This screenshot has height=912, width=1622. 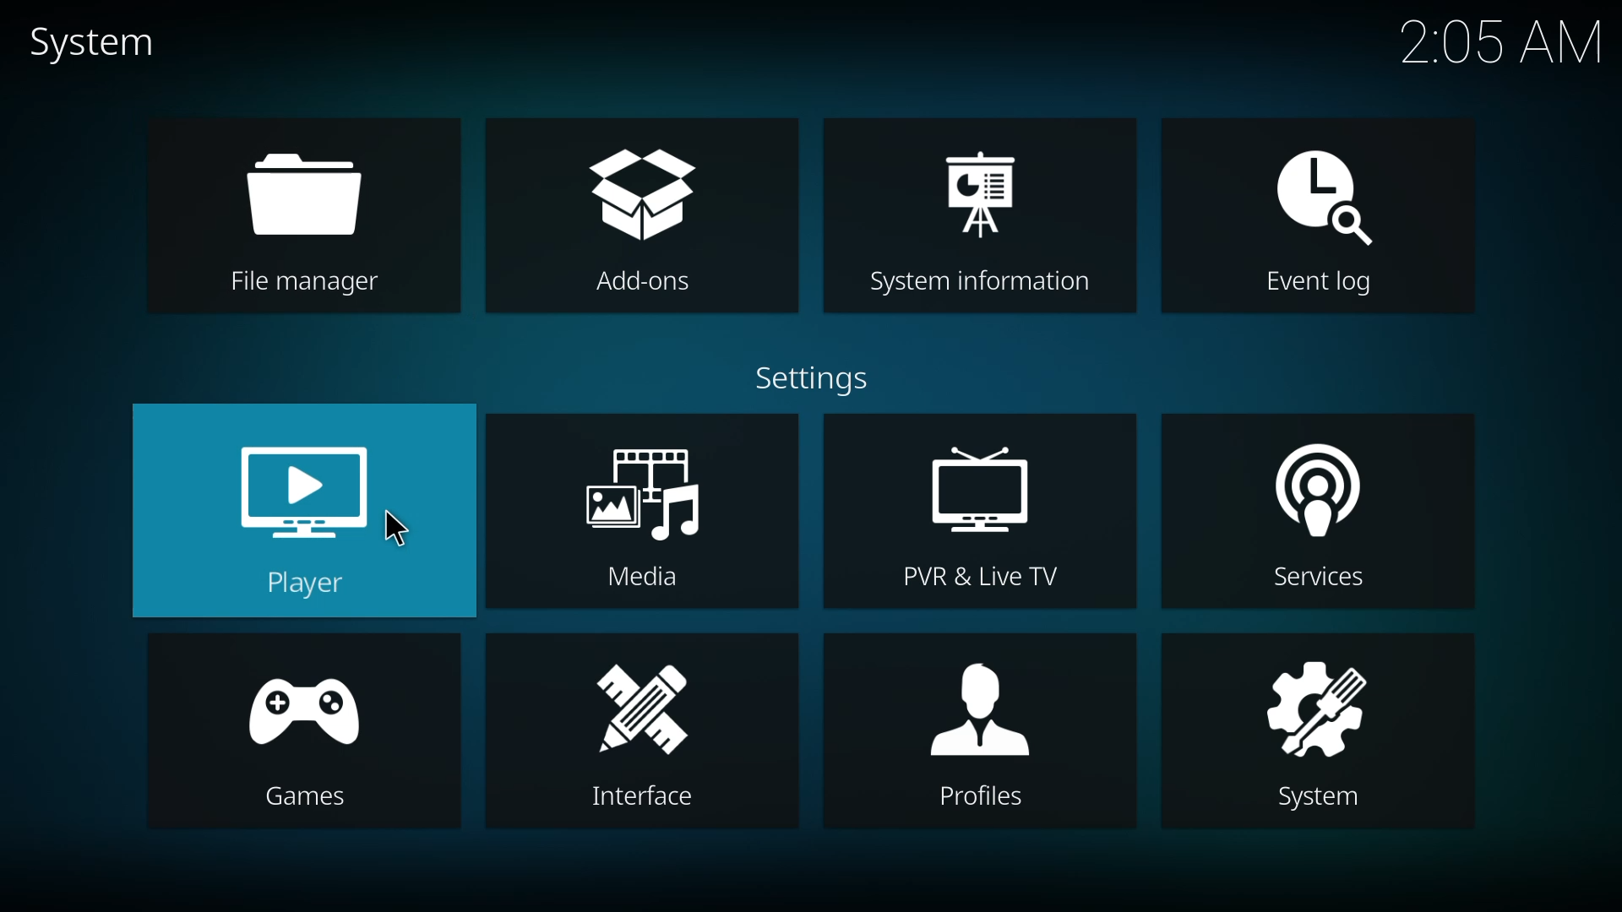 What do you see at coordinates (311, 217) in the screenshot?
I see `file manager` at bounding box center [311, 217].